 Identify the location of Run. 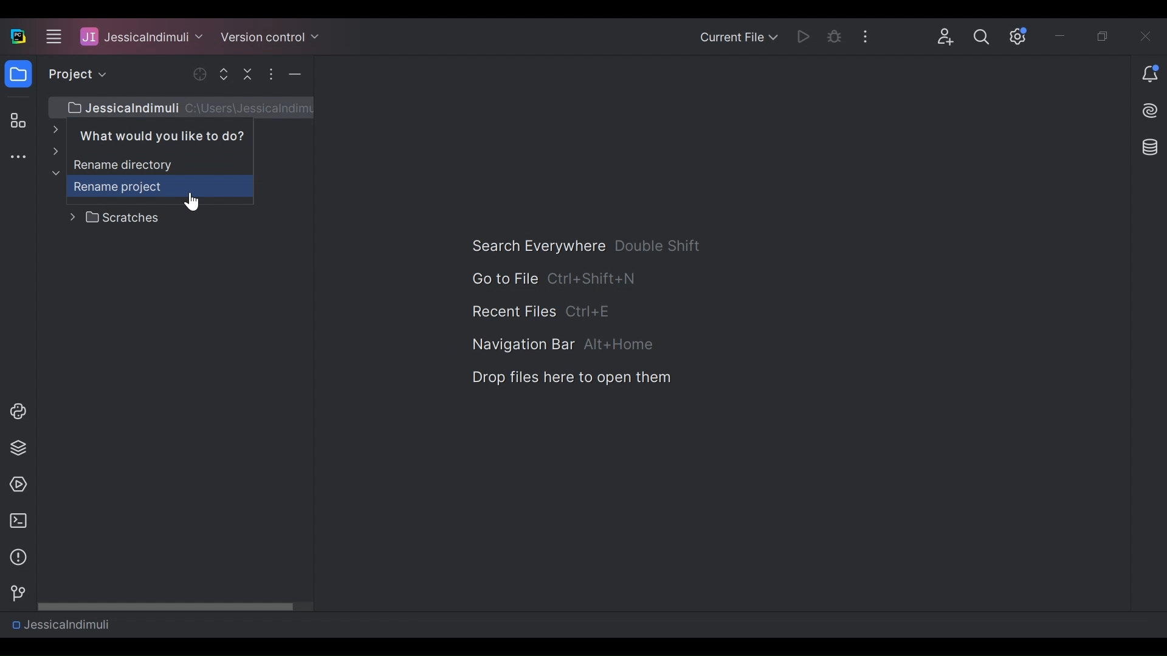
(805, 36).